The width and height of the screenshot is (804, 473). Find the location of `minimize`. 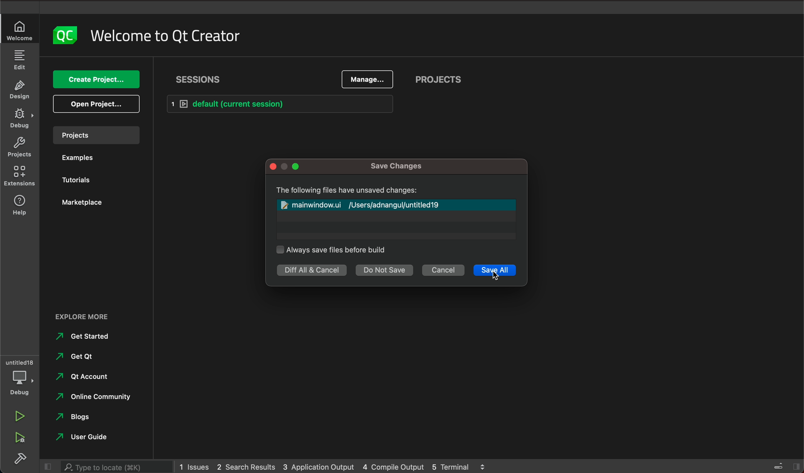

minimize is located at coordinates (284, 168).